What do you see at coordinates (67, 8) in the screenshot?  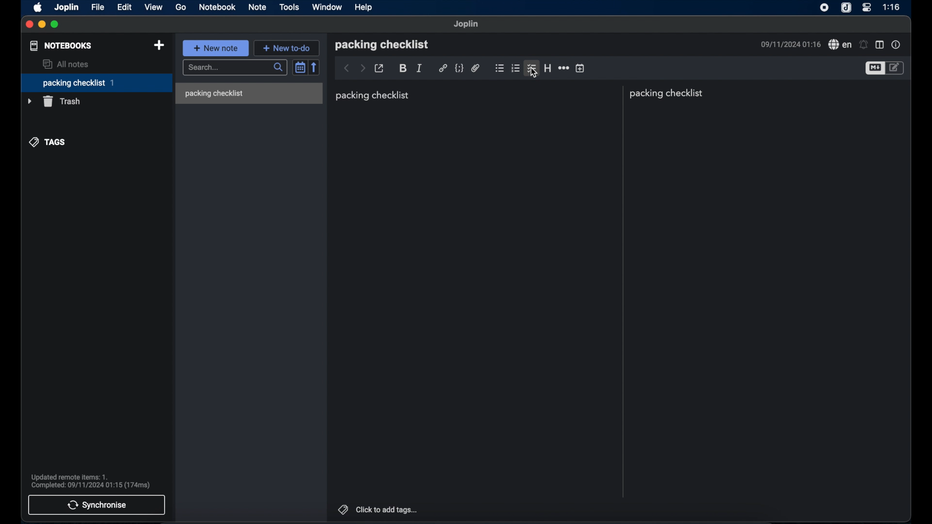 I see `joplin` at bounding box center [67, 8].